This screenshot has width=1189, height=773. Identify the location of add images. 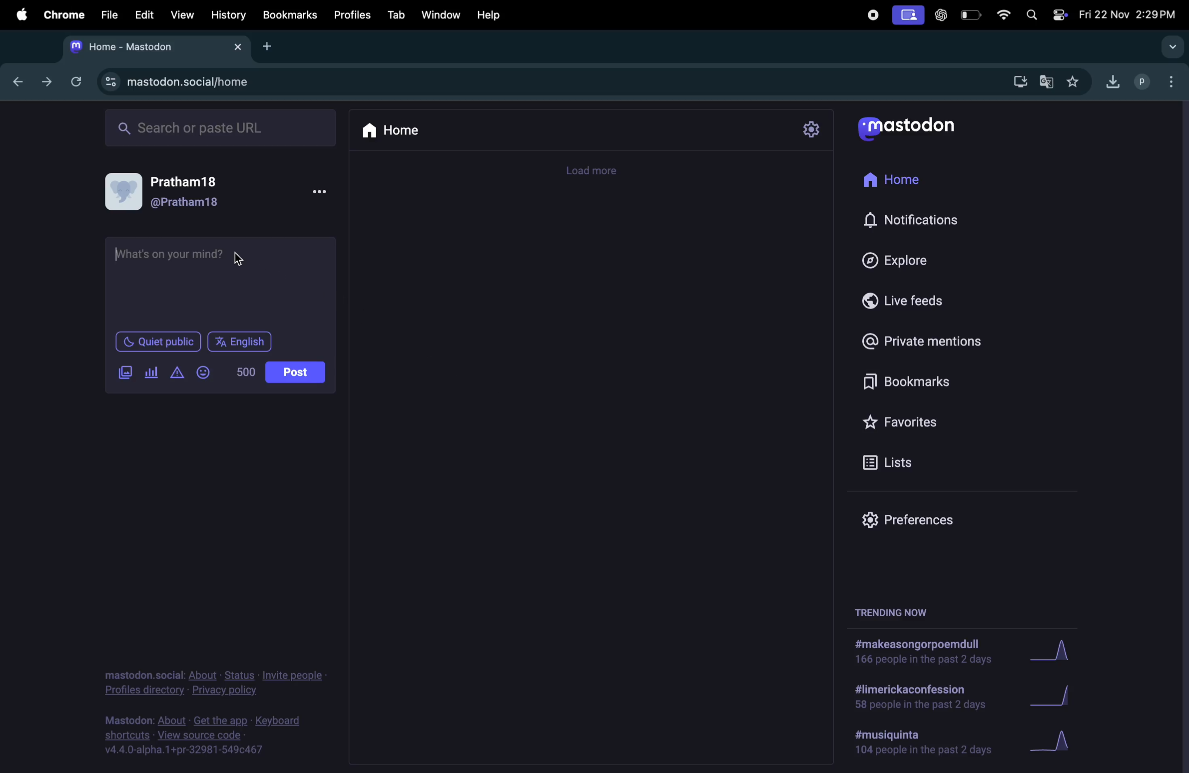
(123, 372).